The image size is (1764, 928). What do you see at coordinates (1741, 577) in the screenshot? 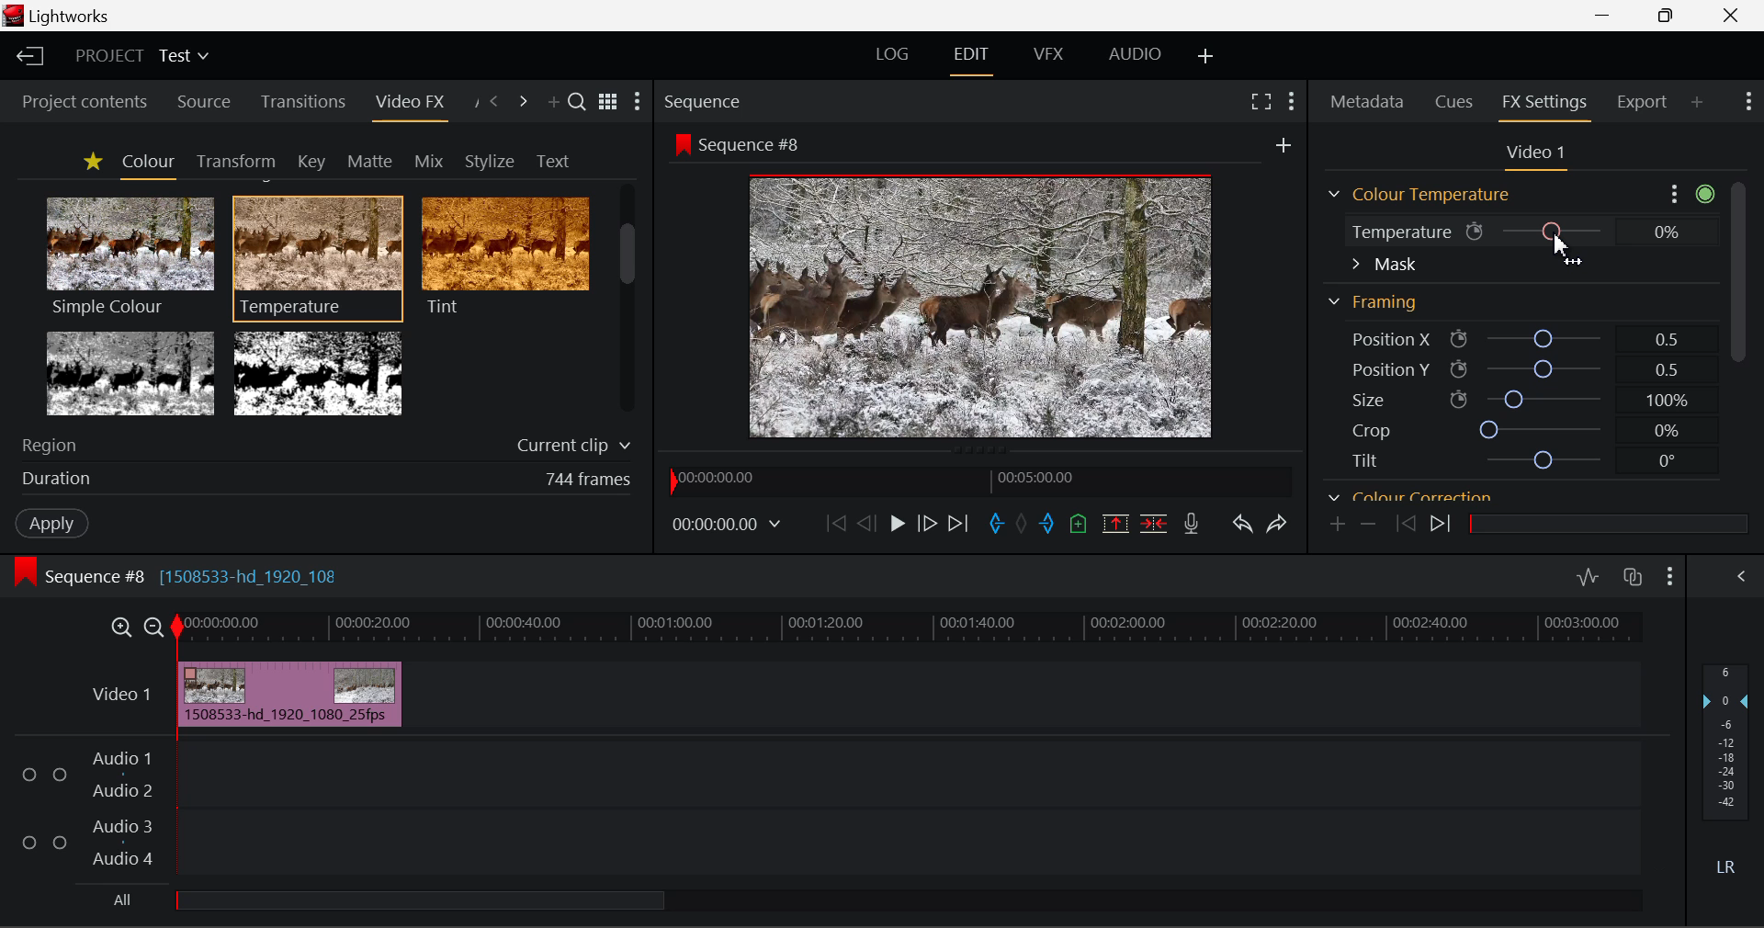
I see `Show Settings` at bounding box center [1741, 577].